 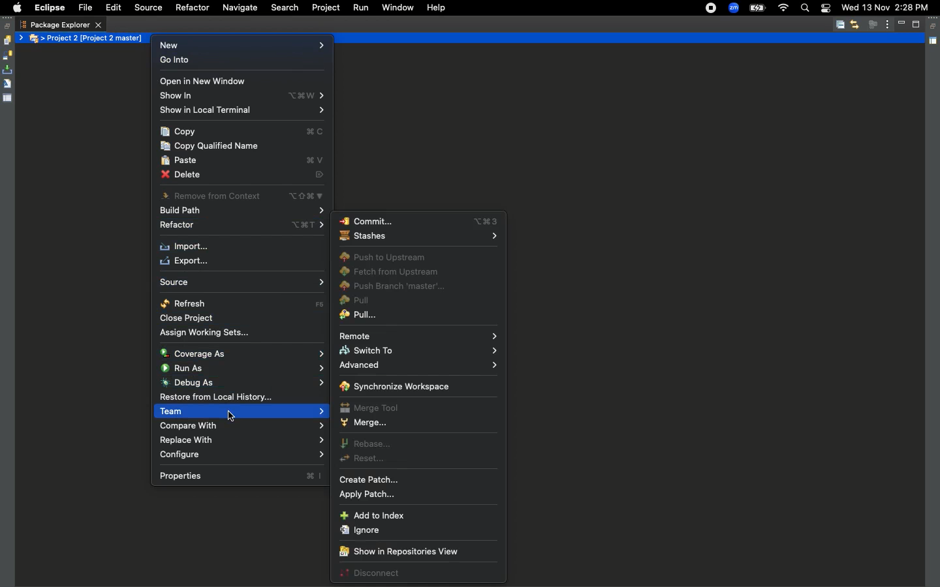 I want to click on Synchronize workspace, so click(x=395, y=387).